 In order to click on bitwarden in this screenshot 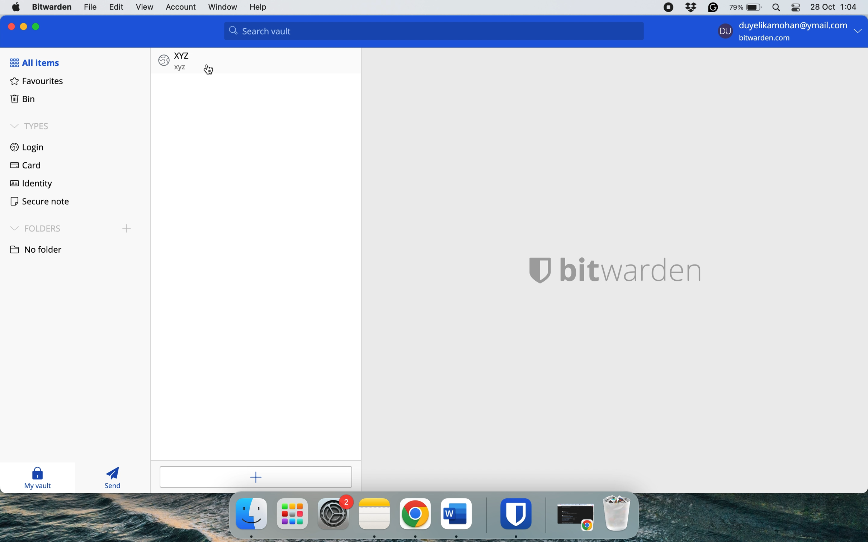, I will do `click(53, 8)`.